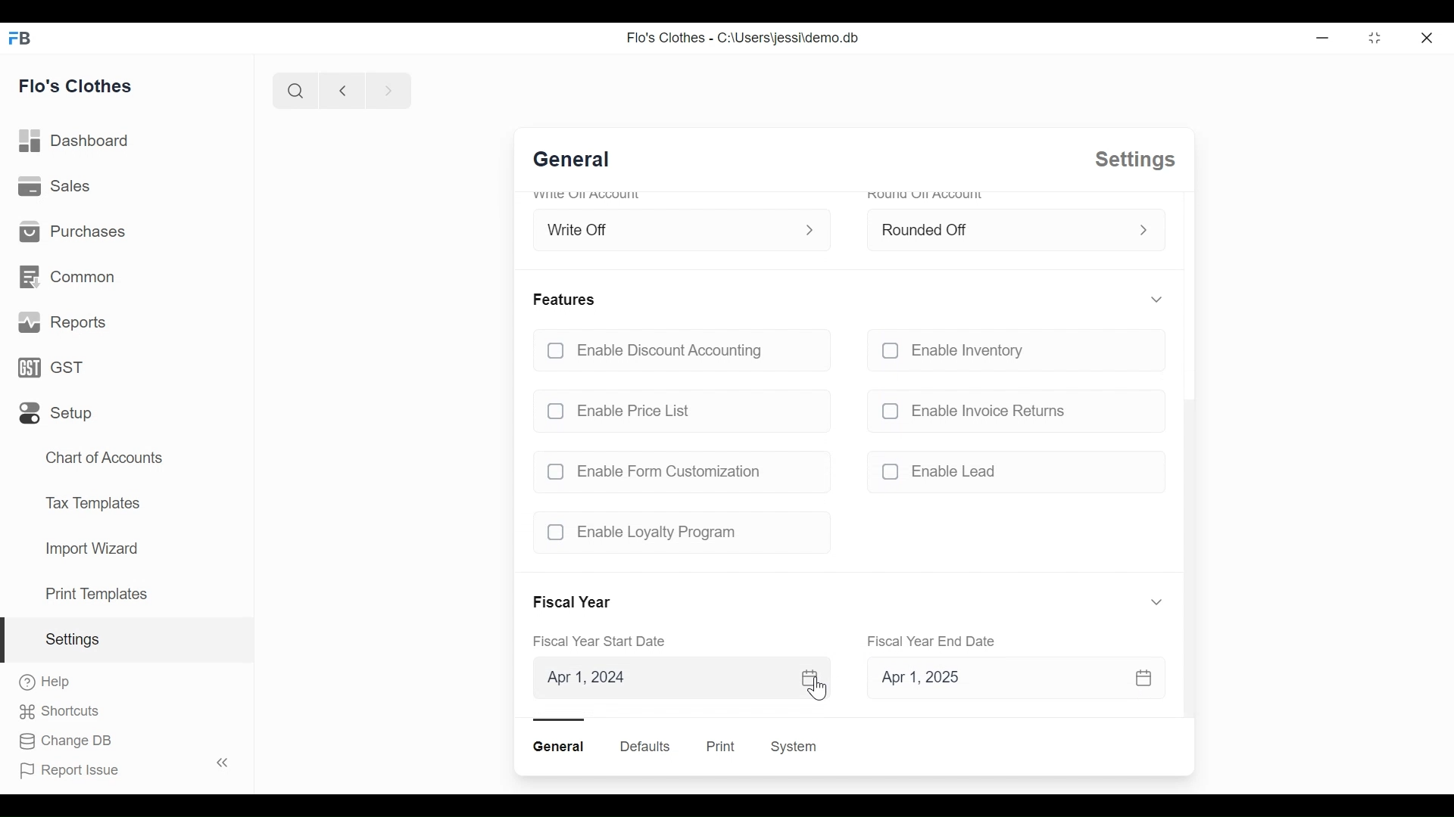  What do you see at coordinates (58, 413) in the screenshot?
I see `Setup` at bounding box center [58, 413].